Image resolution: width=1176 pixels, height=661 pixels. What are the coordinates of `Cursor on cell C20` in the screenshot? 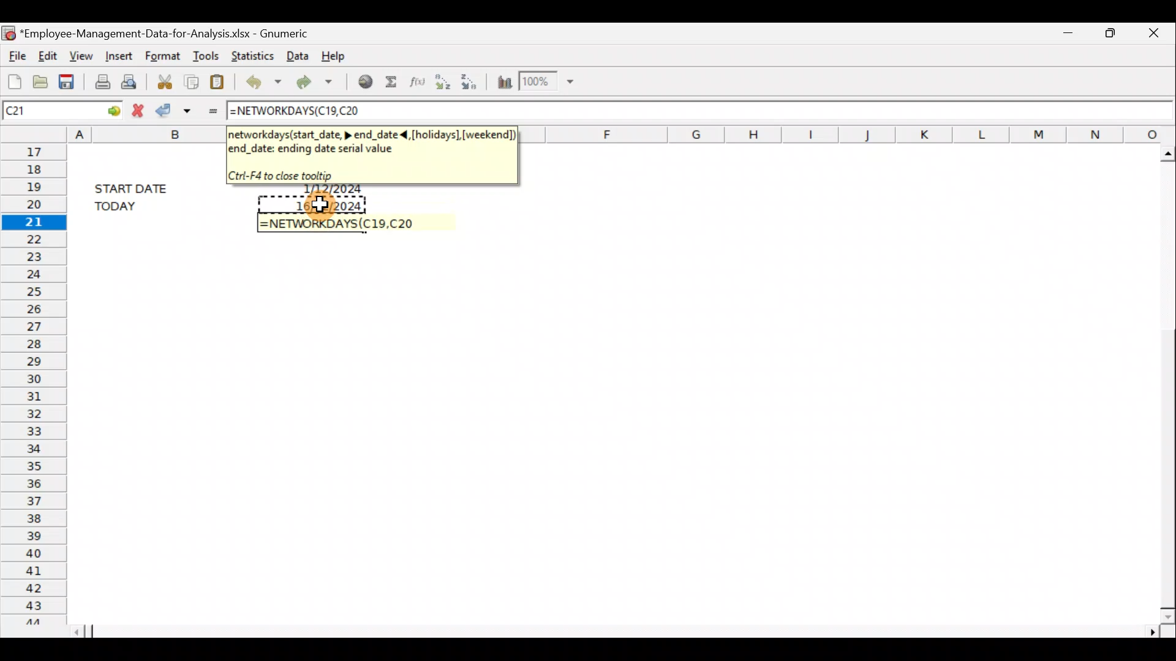 It's located at (315, 207).